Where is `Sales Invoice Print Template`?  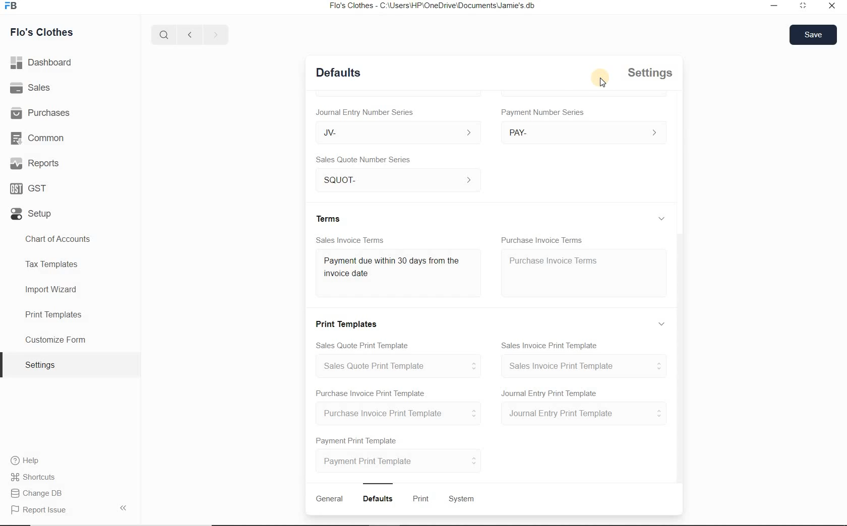 Sales Invoice Print Template is located at coordinates (550, 345).